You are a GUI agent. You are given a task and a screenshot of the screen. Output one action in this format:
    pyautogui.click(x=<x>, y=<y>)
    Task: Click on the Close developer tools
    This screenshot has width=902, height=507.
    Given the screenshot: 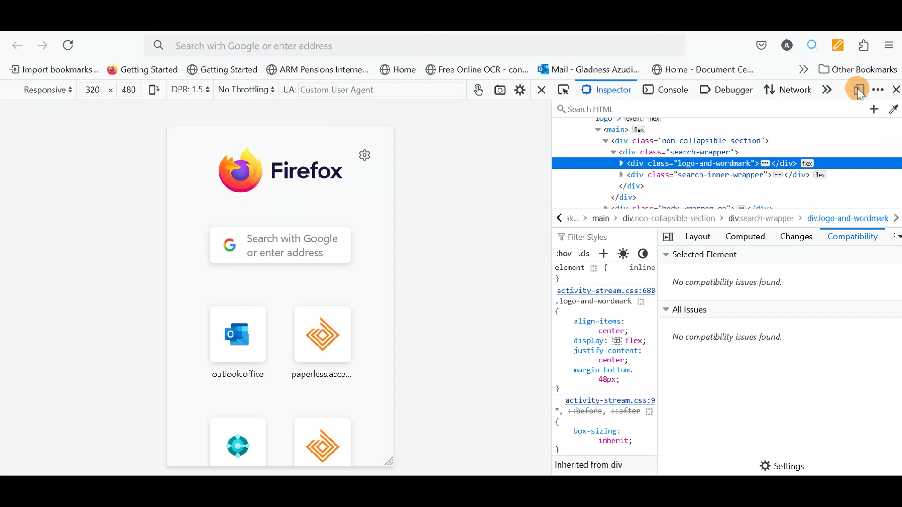 What is the action you would take?
    pyautogui.click(x=894, y=90)
    